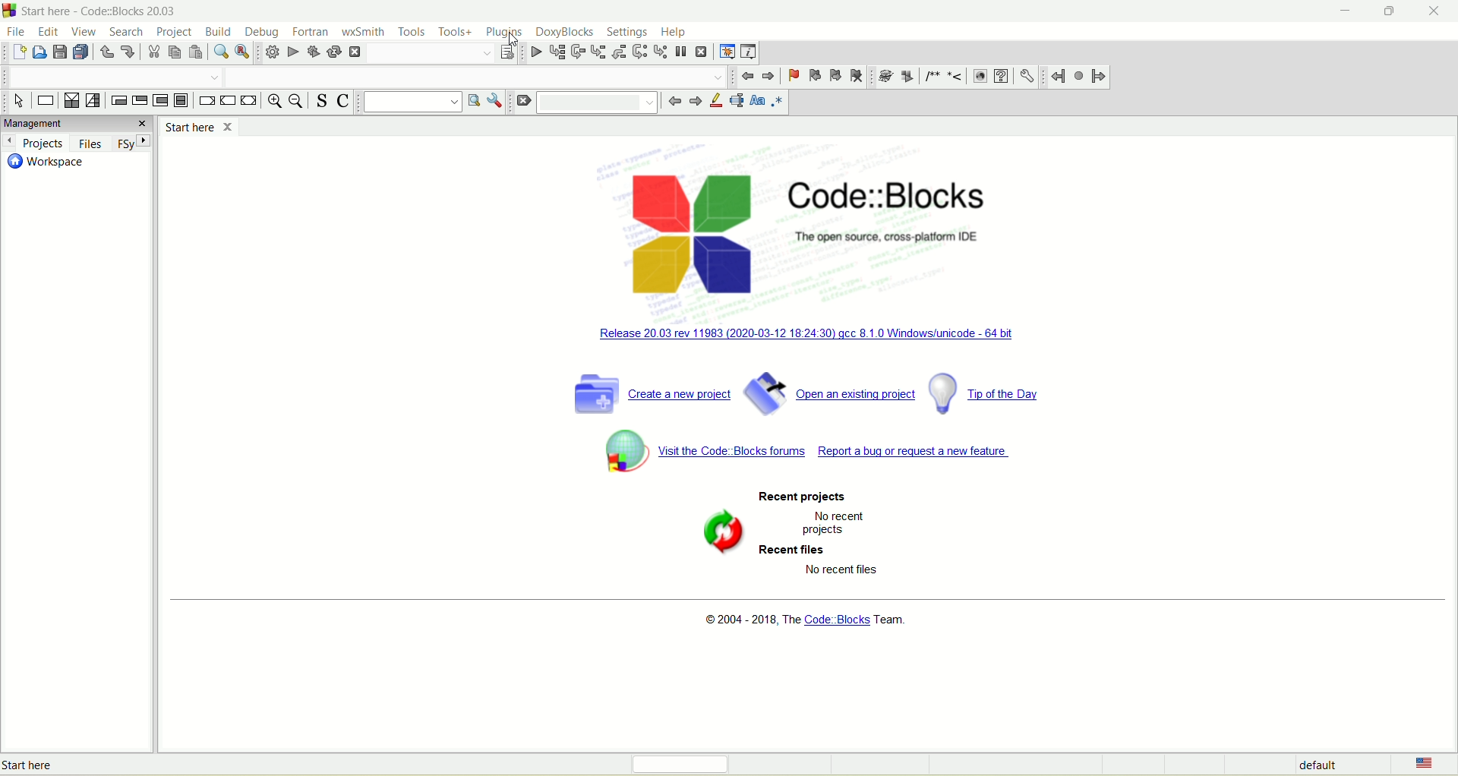  I want to click on text run, so click(407, 103).